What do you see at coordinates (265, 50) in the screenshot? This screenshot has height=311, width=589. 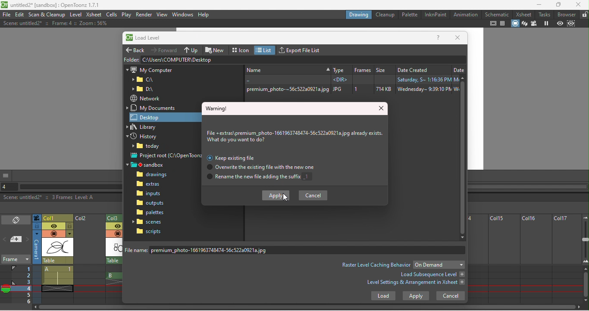 I see `List` at bounding box center [265, 50].